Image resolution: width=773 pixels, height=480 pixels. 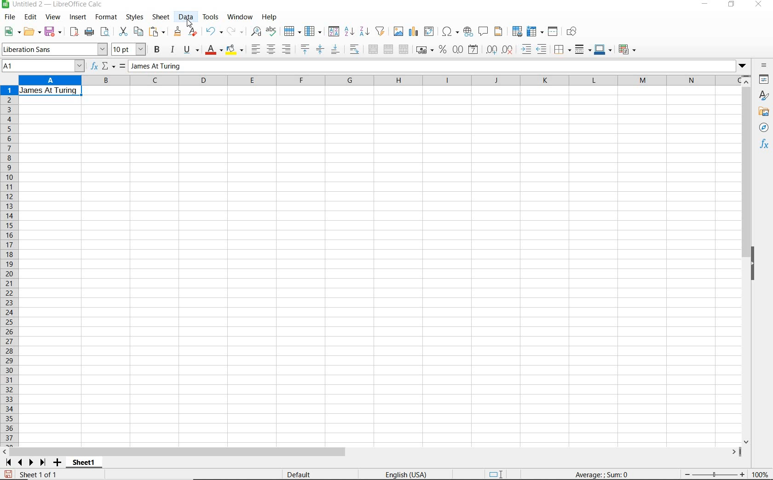 I want to click on formula, so click(x=121, y=67).